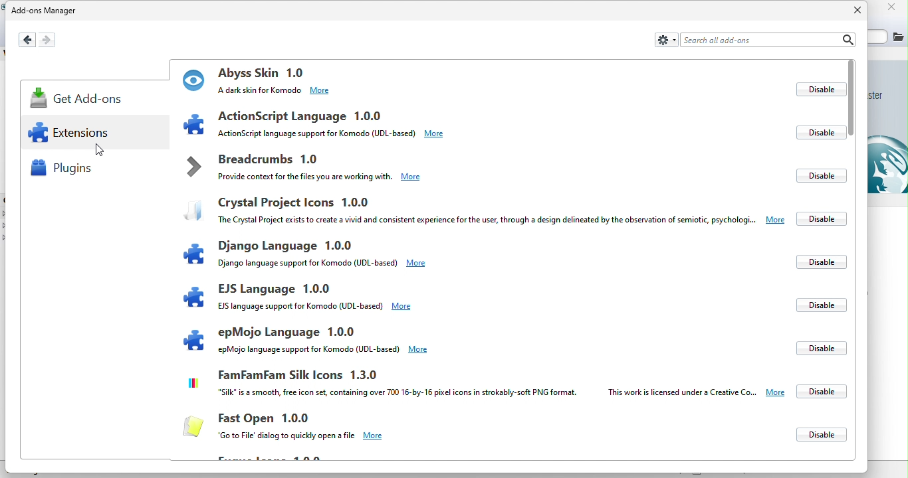 The image size is (908, 478). What do you see at coordinates (482, 208) in the screenshot?
I see `crystal project icons 1.0.0` at bounding box center [482, 208].